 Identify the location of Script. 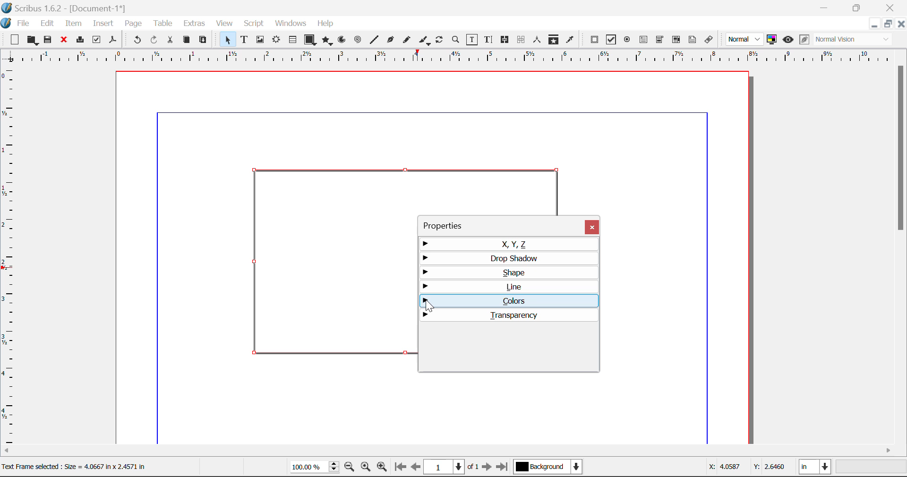
(254, 25).